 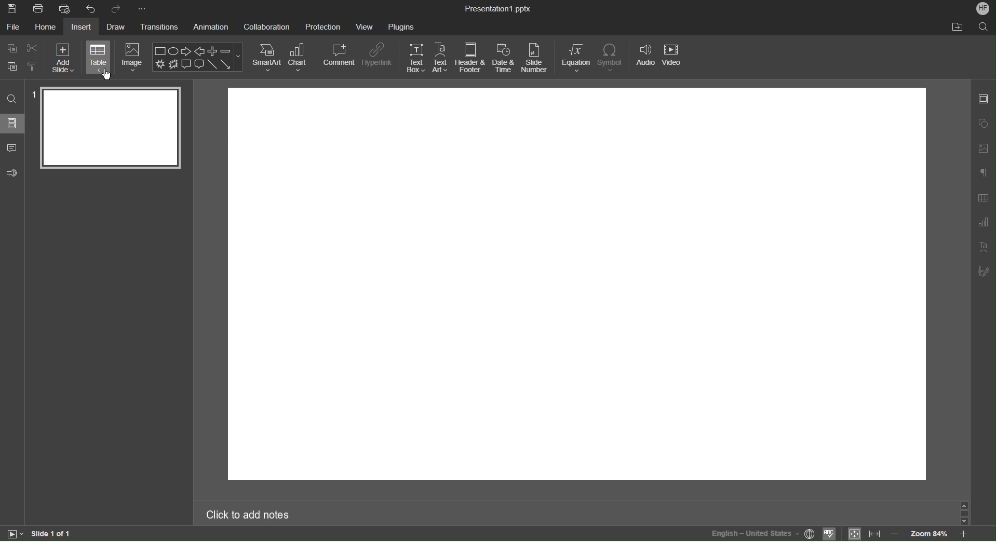 I want to click on Plugins, so click(x=401, y=25).